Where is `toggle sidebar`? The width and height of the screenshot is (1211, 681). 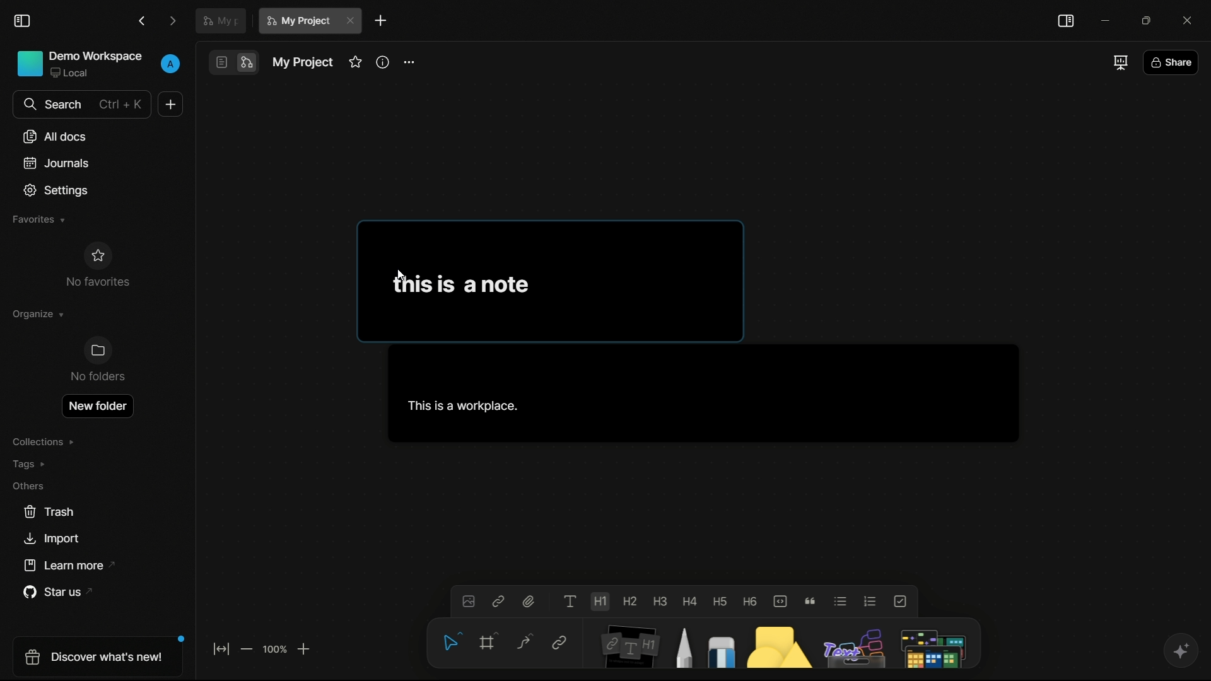 toggle sidebar is located at coordinates (1067, 21).